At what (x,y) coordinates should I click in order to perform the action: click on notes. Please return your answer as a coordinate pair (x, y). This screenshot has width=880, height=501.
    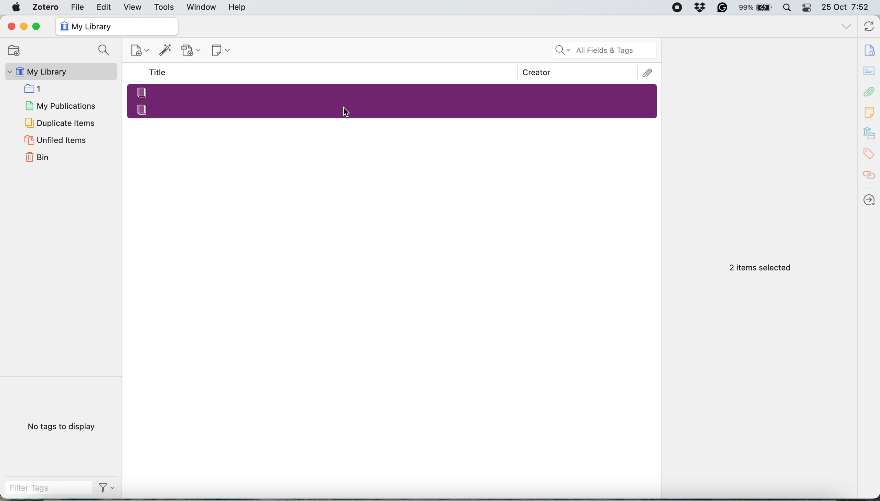
    Looking at the image, I should click on (870, 72).